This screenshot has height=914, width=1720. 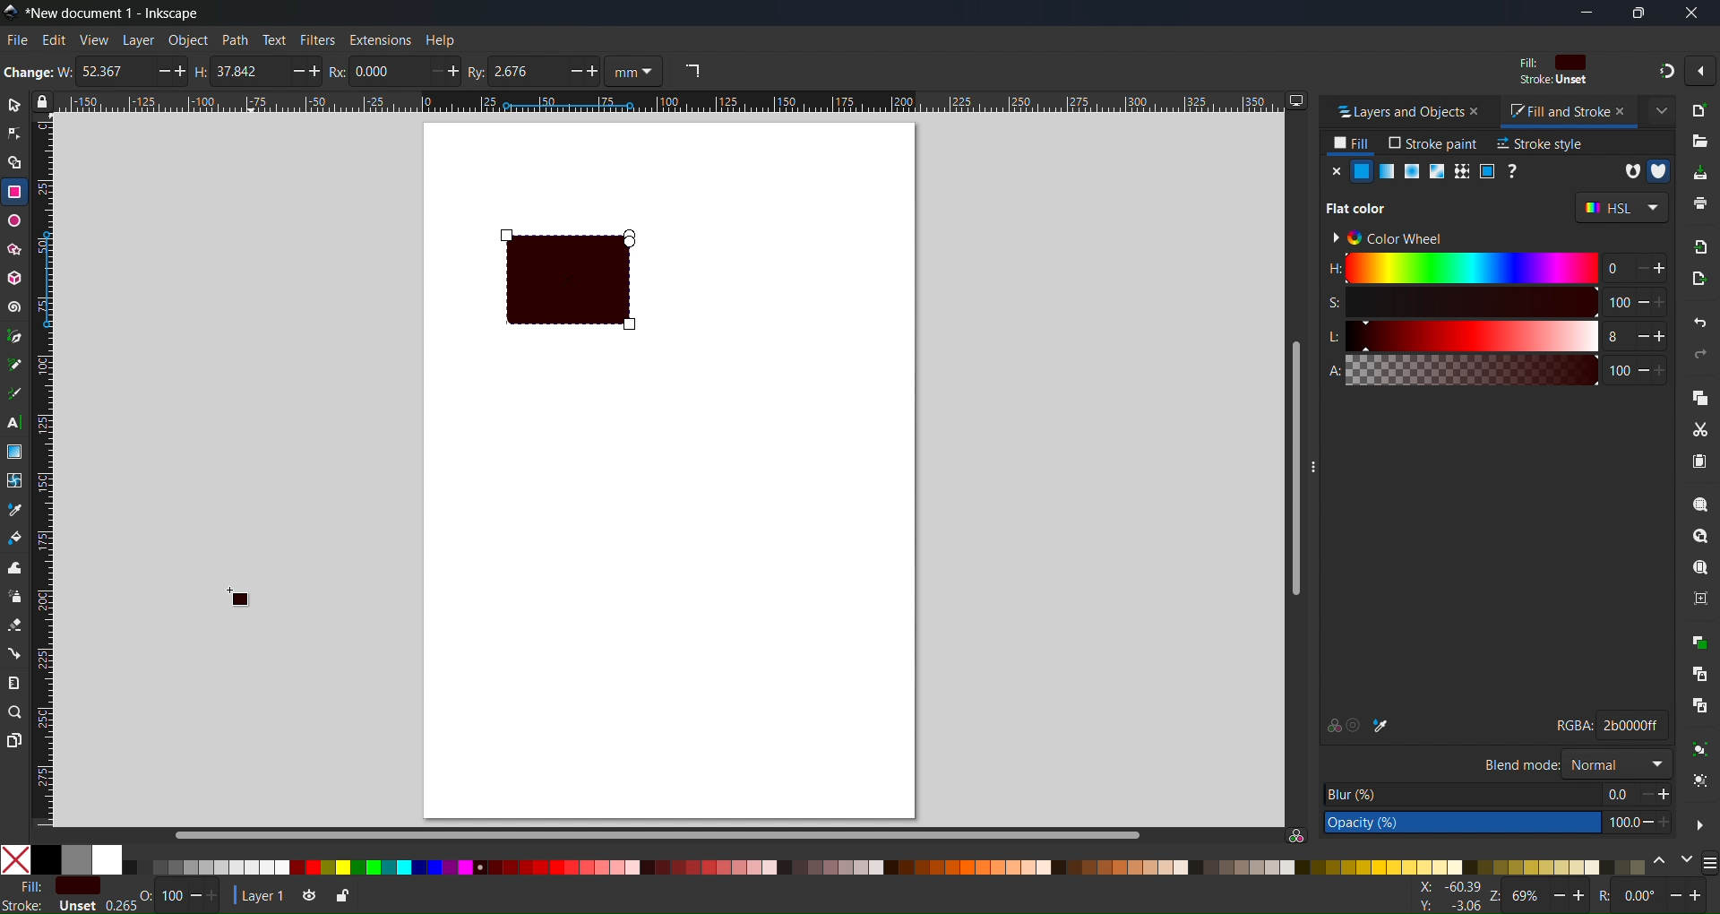 What do you see at coordinates (1565, 726) in the screenshot?
I see `RGBA` at bounding box center [1565, 726].